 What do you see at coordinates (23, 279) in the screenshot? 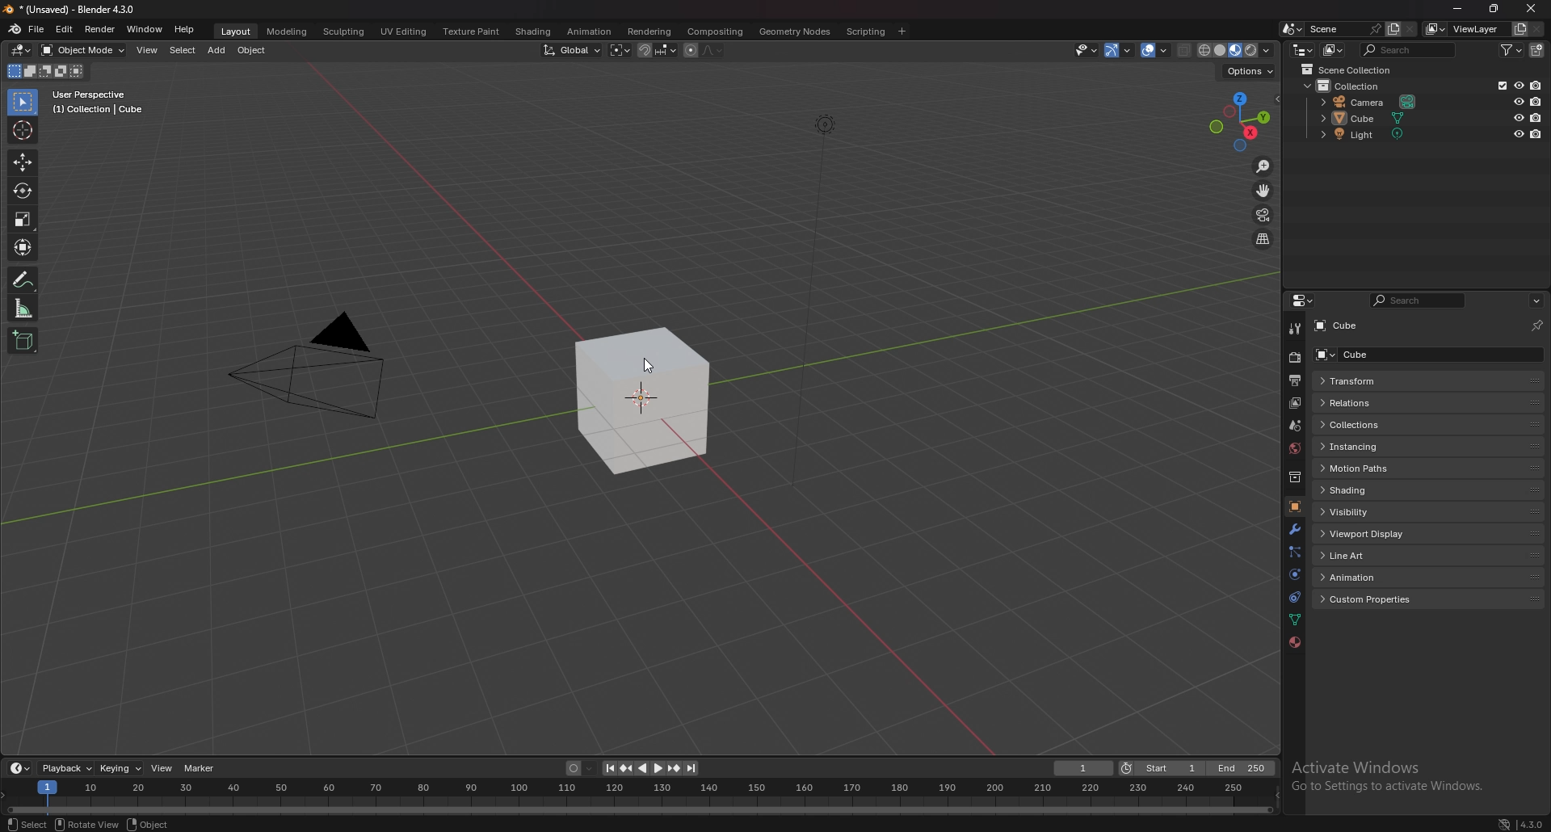
I see `annotate` at bounding box center [23, 279].